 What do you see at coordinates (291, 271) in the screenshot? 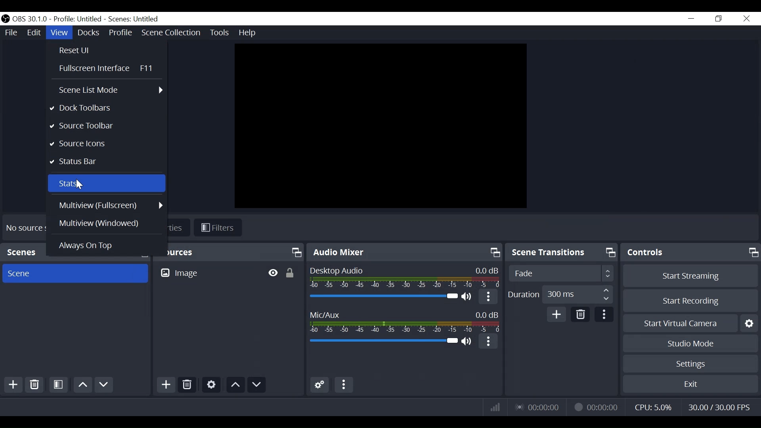
I see `(un)lock Source` at bounding box center [291, 271].